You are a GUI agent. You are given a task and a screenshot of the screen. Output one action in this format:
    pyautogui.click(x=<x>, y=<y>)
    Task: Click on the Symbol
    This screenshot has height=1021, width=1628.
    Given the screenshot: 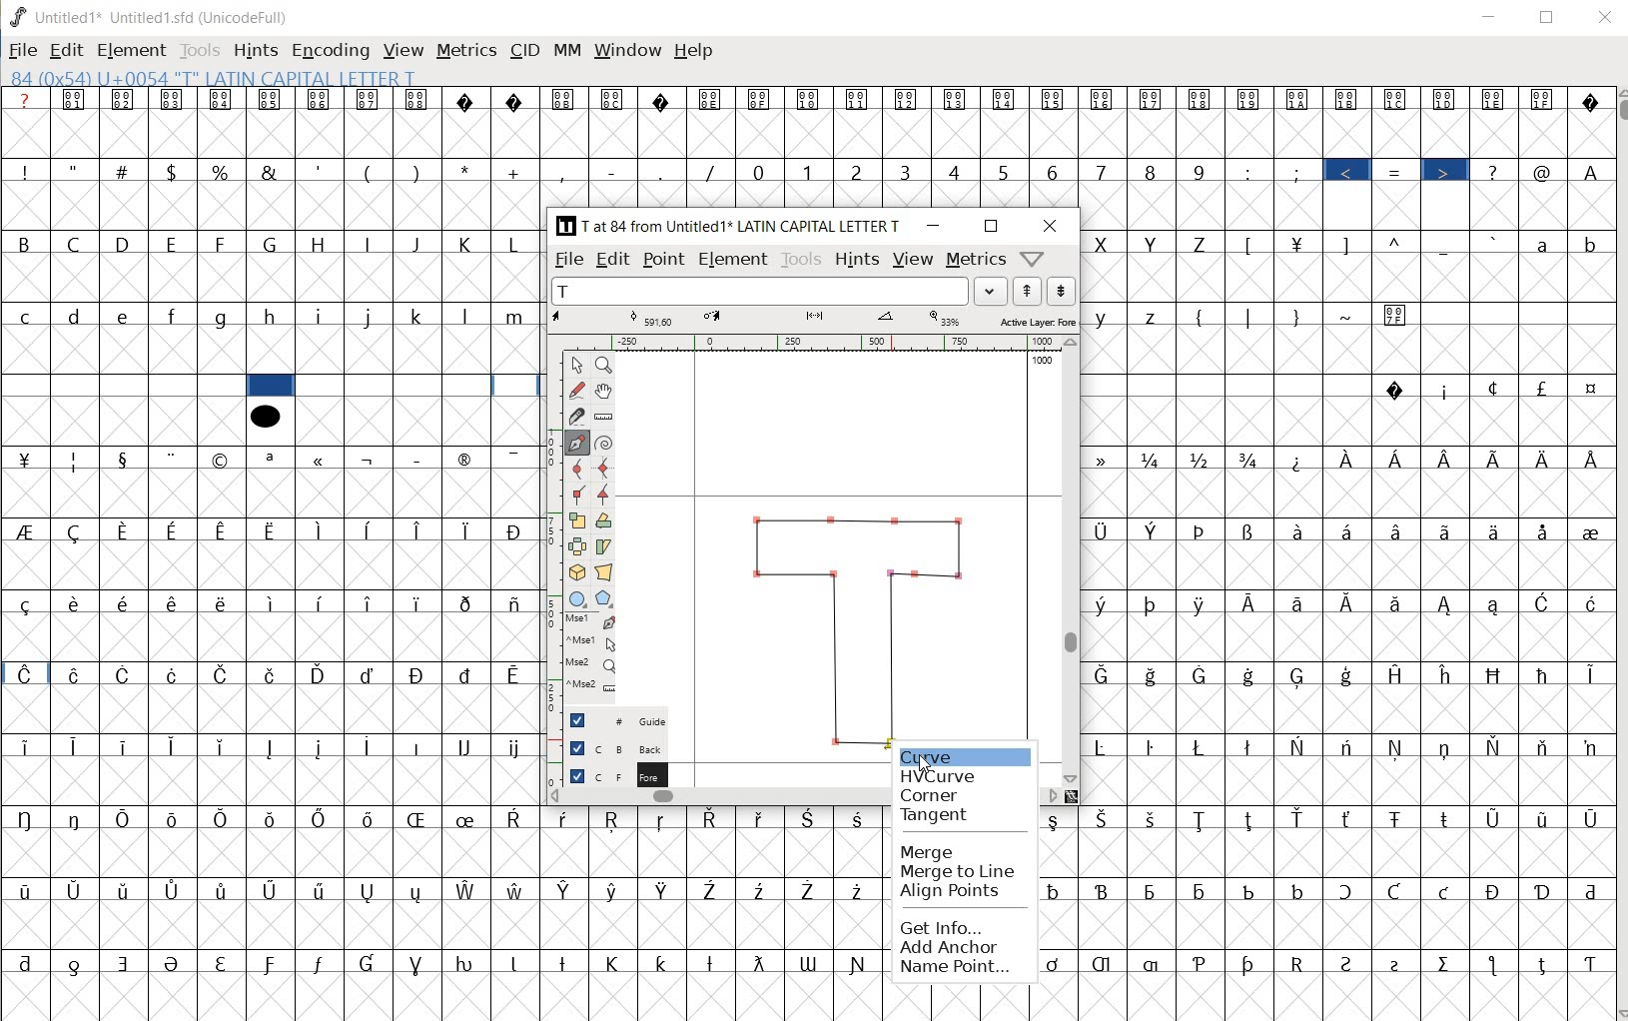 What is the action you would take?
    pyautogui.click(x=323, y=674)
    